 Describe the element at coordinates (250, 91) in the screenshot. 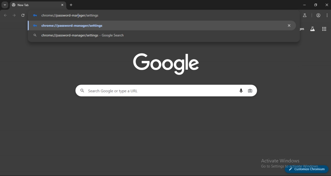

I see `image search` at that location.